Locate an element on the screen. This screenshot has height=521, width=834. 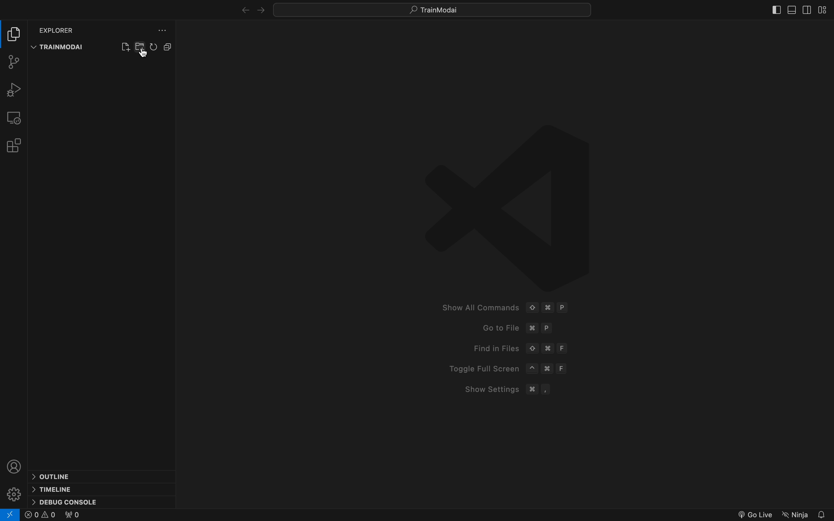
Find in files is located at coordinates (517, 349).